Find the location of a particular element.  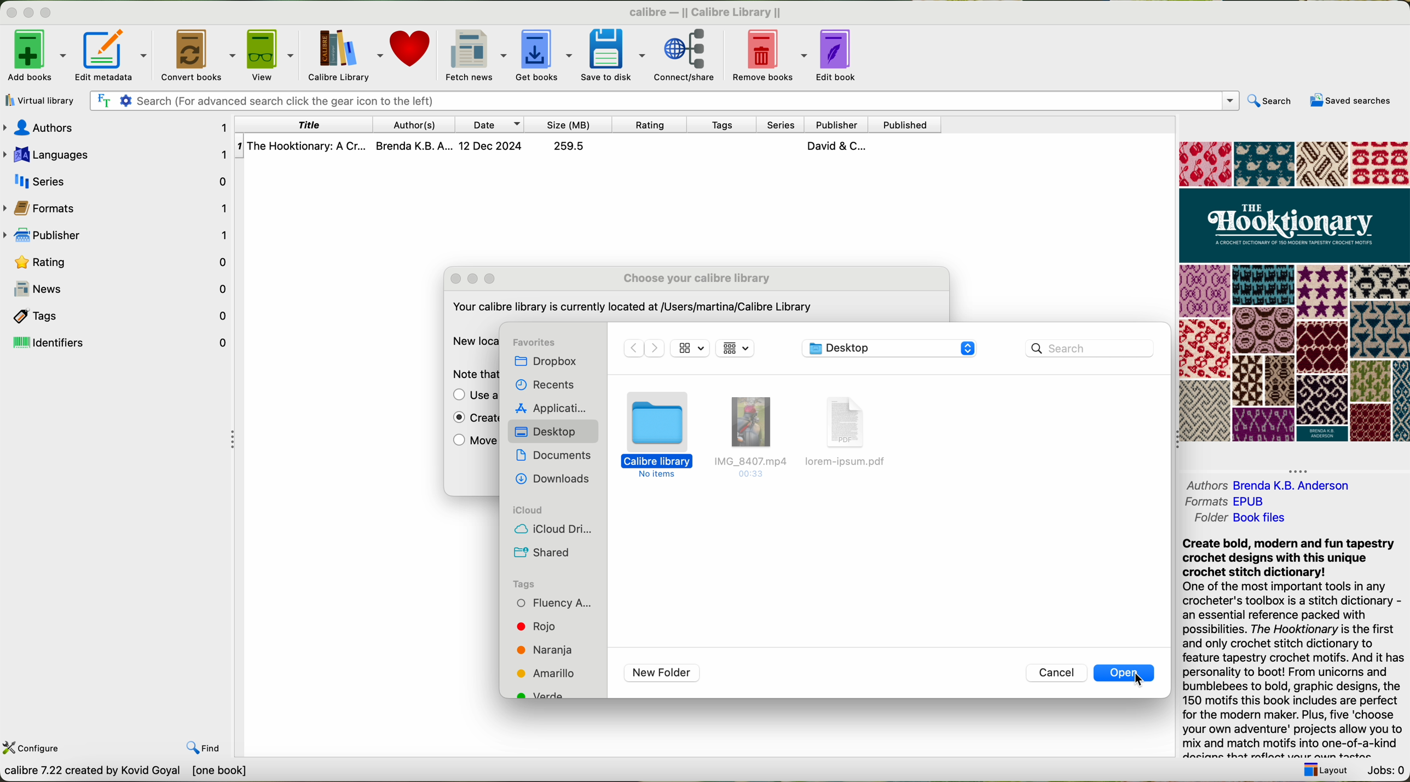

title is located at coordinates (304, 124).